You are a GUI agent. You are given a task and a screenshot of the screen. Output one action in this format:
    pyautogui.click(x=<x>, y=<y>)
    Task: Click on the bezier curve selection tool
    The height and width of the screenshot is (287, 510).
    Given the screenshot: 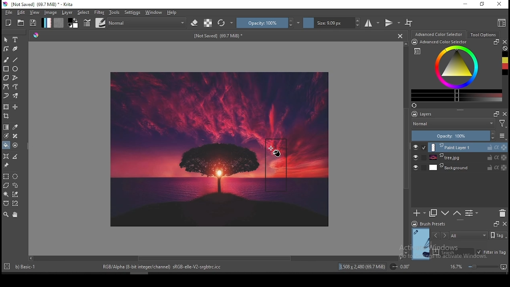 What is the action you would take?
    pyautogui.click(x=5, y=204)
    